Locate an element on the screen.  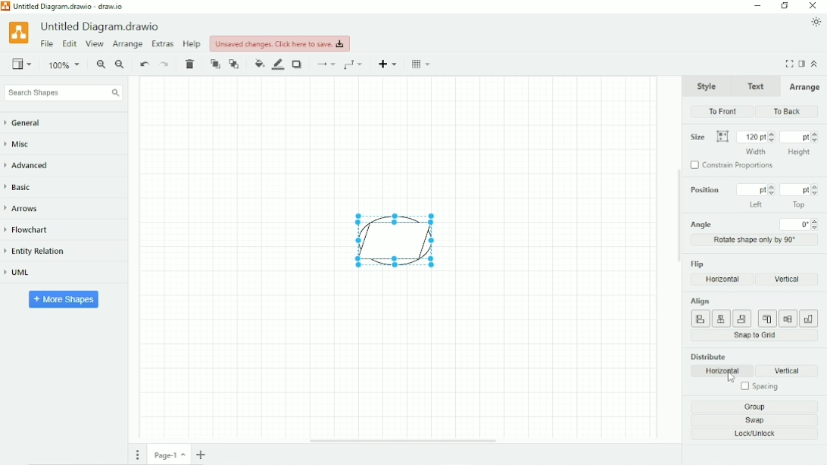
Basic is located at coordinates (21, 186).